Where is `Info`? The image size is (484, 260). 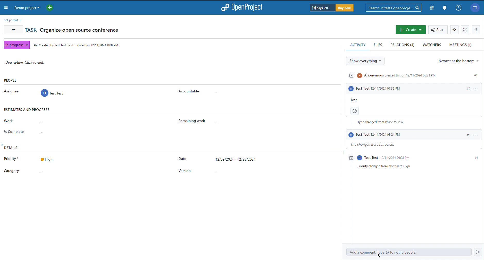 Info is located at coordinates (458, 7).